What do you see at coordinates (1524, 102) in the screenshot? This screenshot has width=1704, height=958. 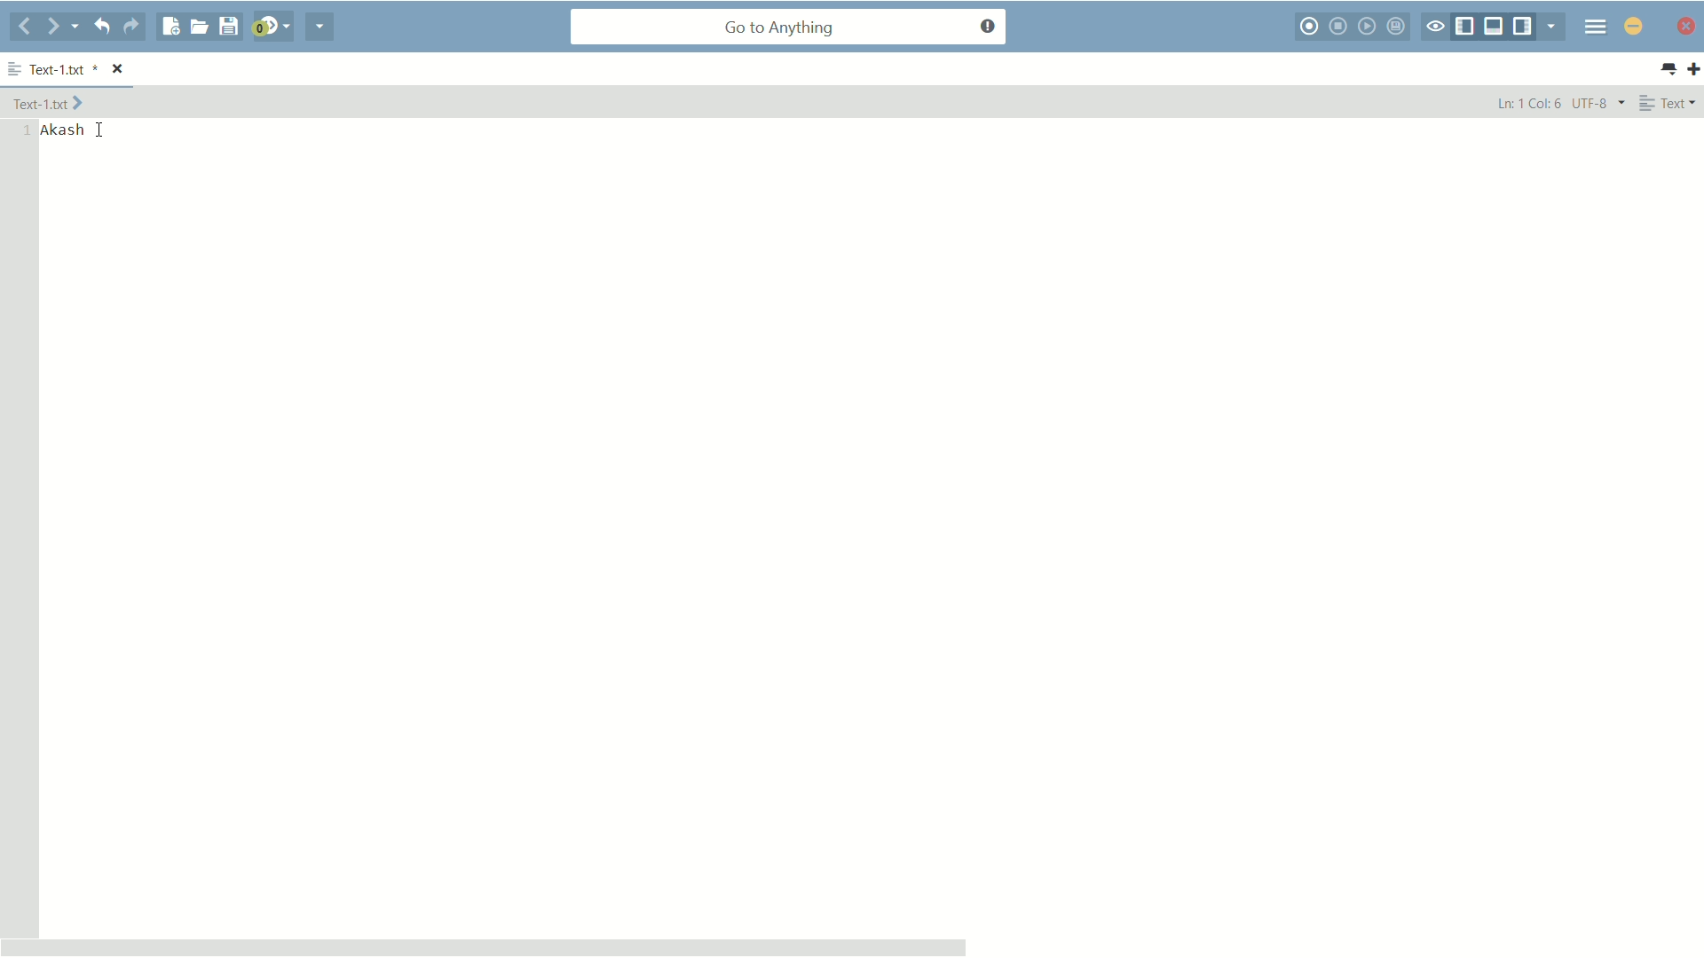 I see `Line: 1 Column: 6` at bounding box center [1524, 102].